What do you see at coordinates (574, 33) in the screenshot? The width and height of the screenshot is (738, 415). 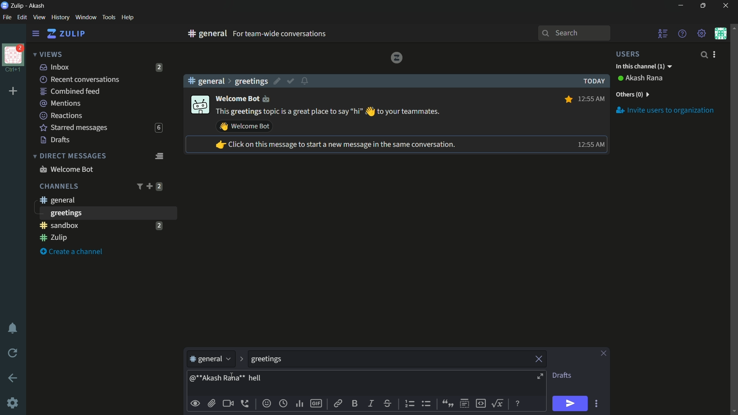 I see `search bar` at bounding box center [574, 33].